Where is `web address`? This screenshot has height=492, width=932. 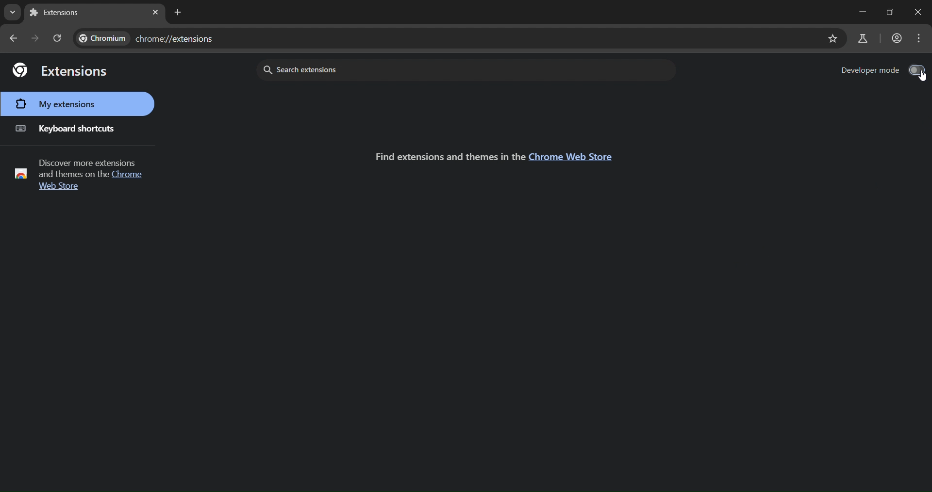 web address is located at coordinates (148, 38).